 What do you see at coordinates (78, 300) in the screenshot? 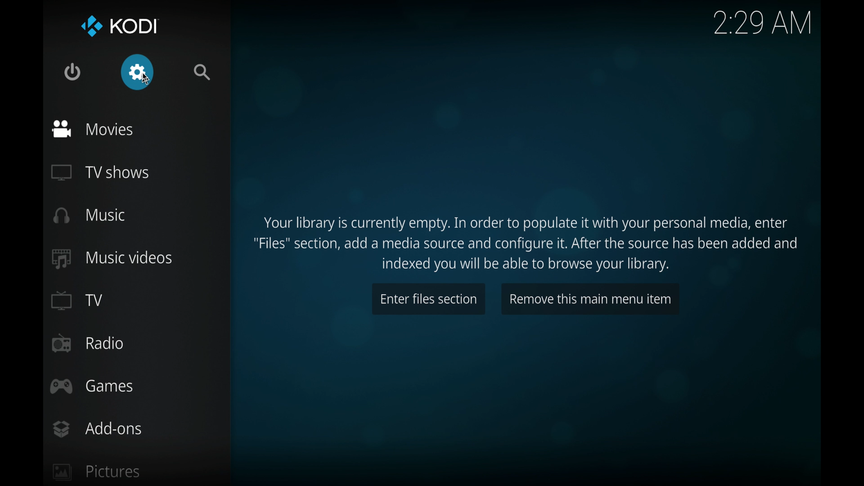
I see `tv` at bounding box center [78, 300].